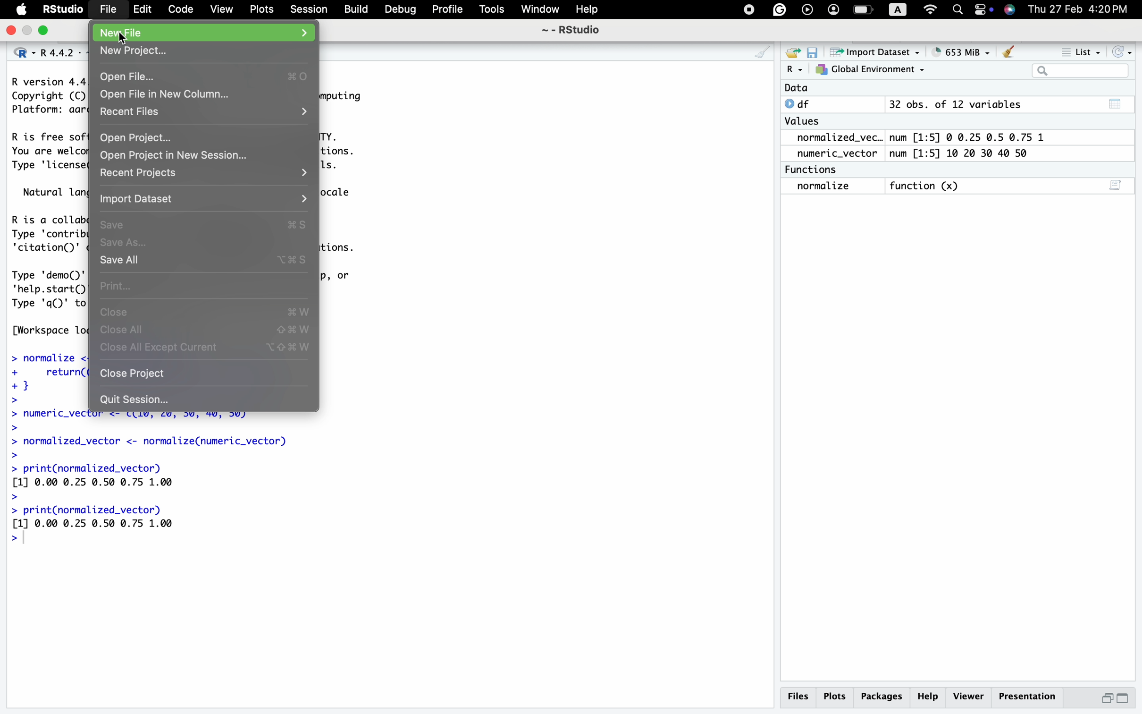 This screenshot has width=1142, height=714. Describe the element at coordinates (137, 53) in the screenshot. I see `New Project` at that location.